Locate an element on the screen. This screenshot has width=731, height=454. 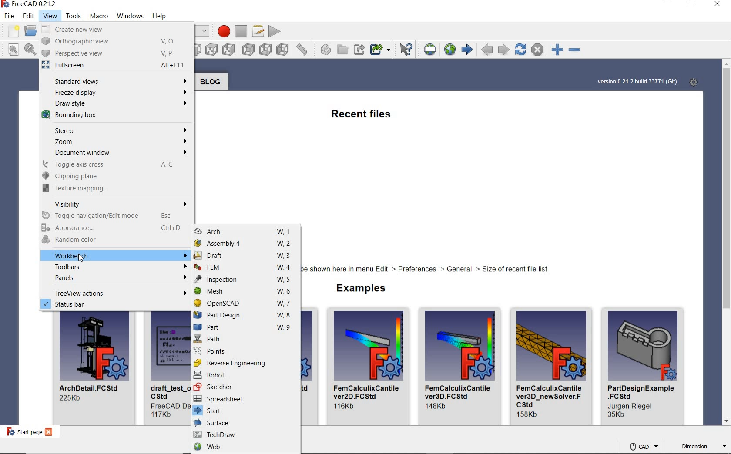
TechDraw is located at coordinates (245, 434).